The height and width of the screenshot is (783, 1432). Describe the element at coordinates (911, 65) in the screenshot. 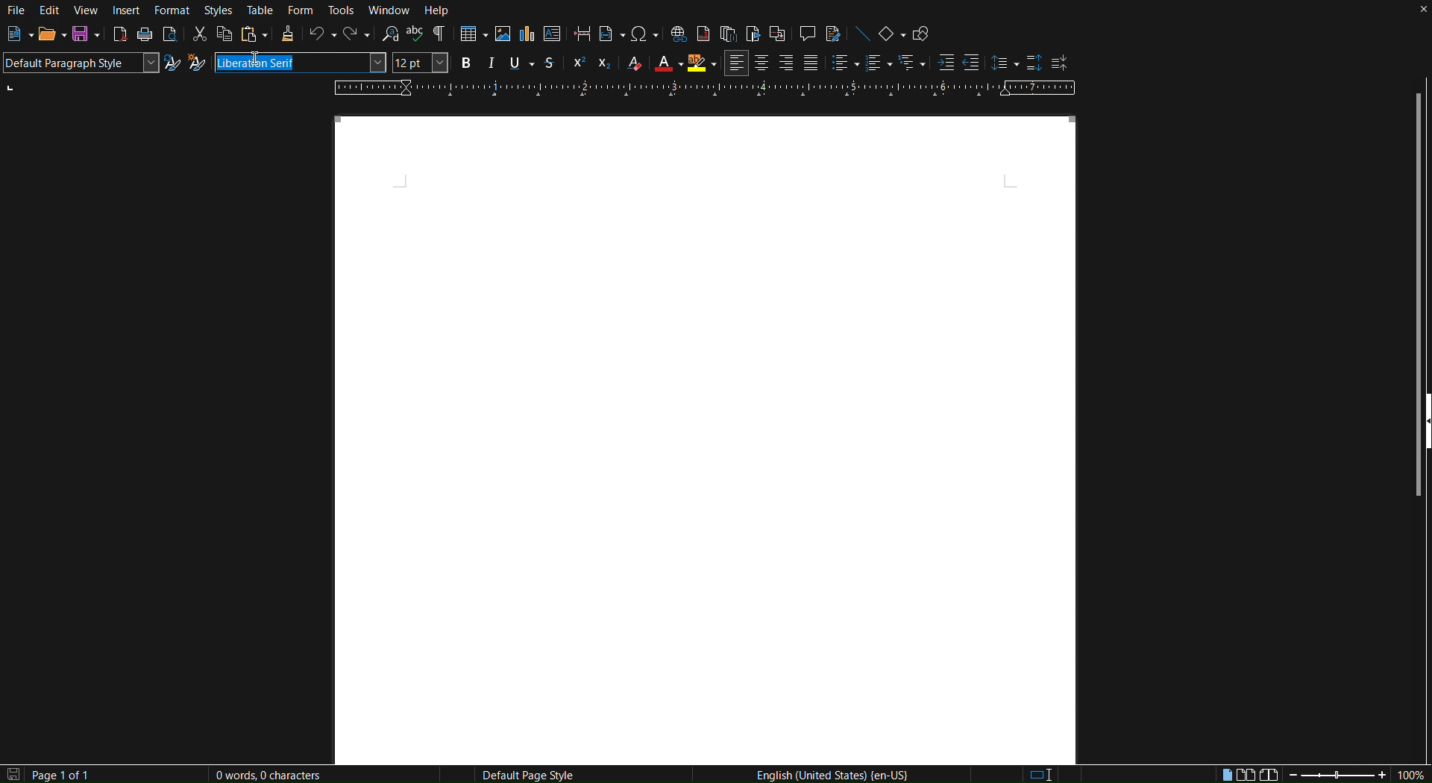

I see `Select outline format` at that location.